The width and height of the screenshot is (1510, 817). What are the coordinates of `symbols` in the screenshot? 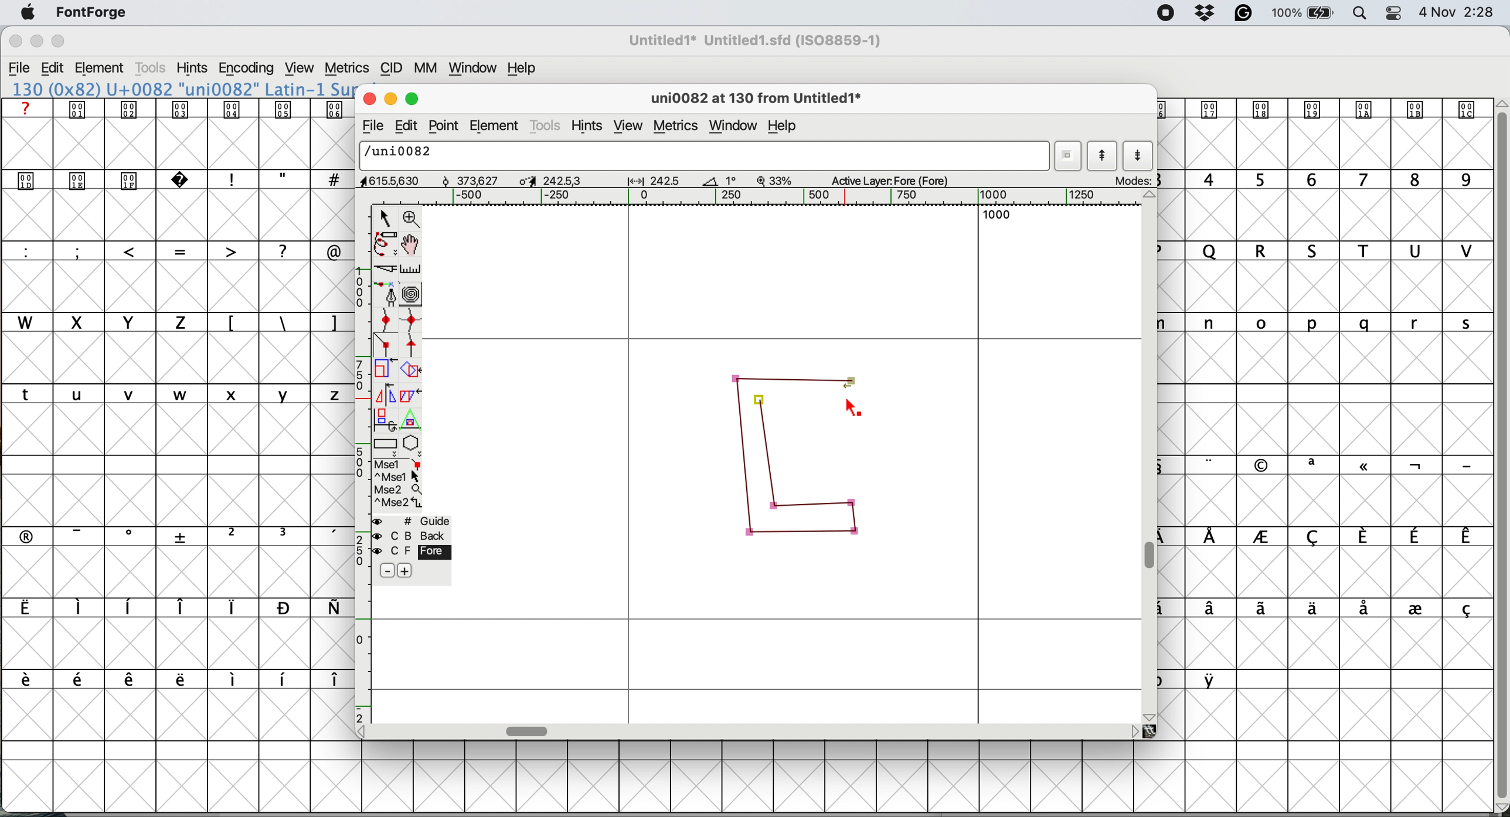 It's located at (173, 608).